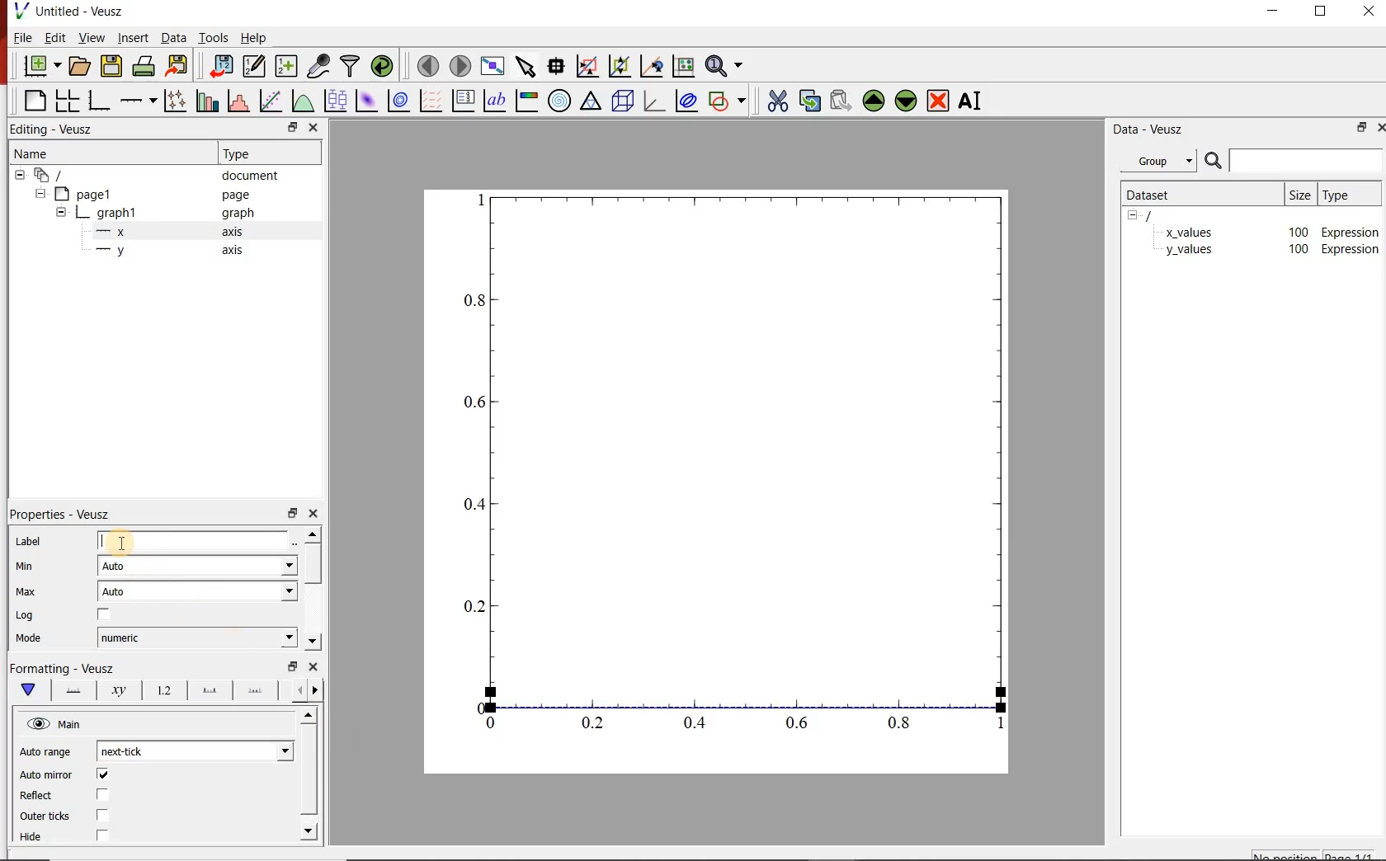 The height and width of the screenshot is (861, 1386). What do you see at coordinates (464, 100) in the screenshot?
I see `plot key` at bounding box center [464, 100].